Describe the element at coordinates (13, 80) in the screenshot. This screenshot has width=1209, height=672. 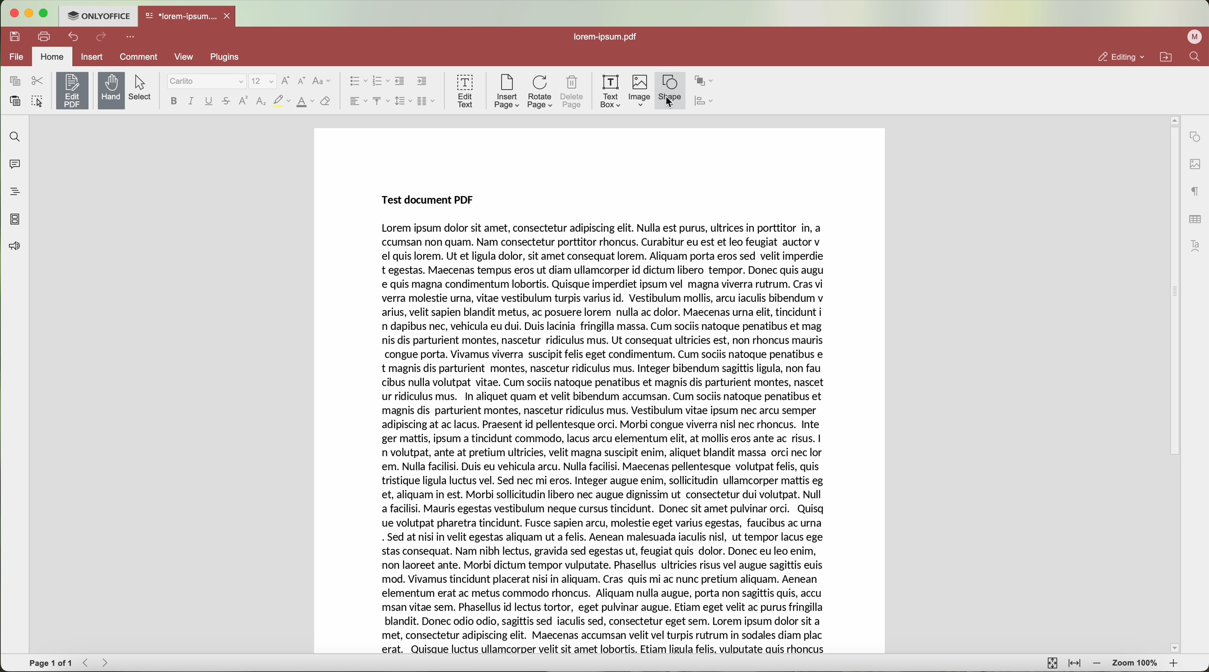
I see `copy` at that location.